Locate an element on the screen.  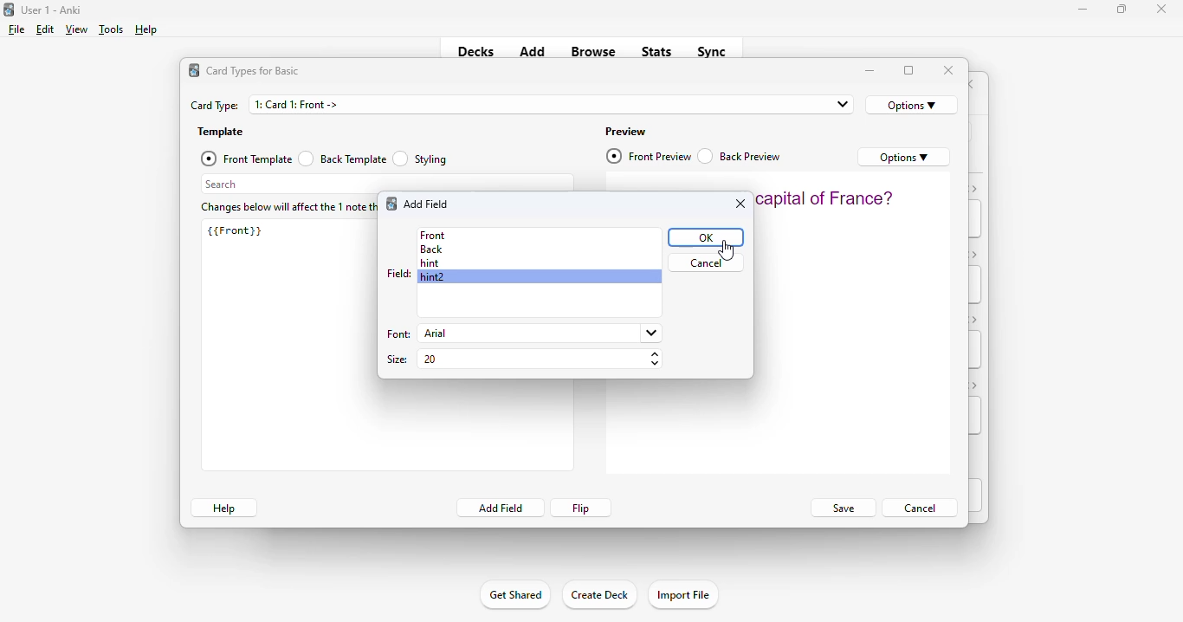
save is located at coordinates (842, 509).